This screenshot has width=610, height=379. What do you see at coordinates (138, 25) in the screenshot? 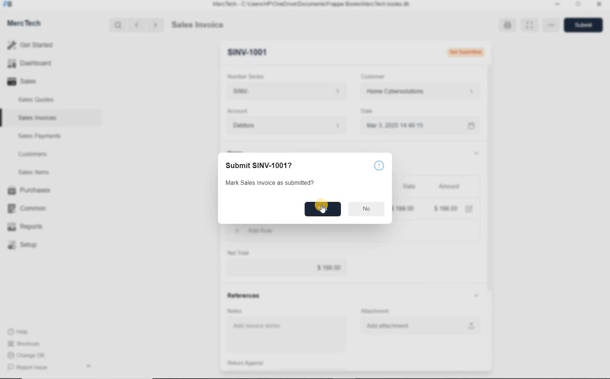
I see `Go back` at bounding box center [138, 25].